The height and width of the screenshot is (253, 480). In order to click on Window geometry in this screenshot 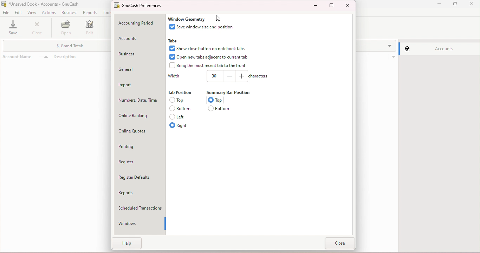, I will do `click(189, 18)`.